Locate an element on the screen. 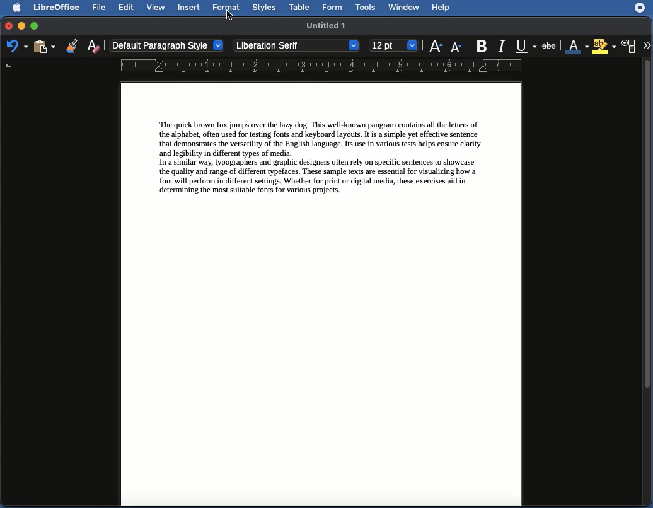 This screenshot has width=653, height=508. Table is located at coordinates (299, 8).